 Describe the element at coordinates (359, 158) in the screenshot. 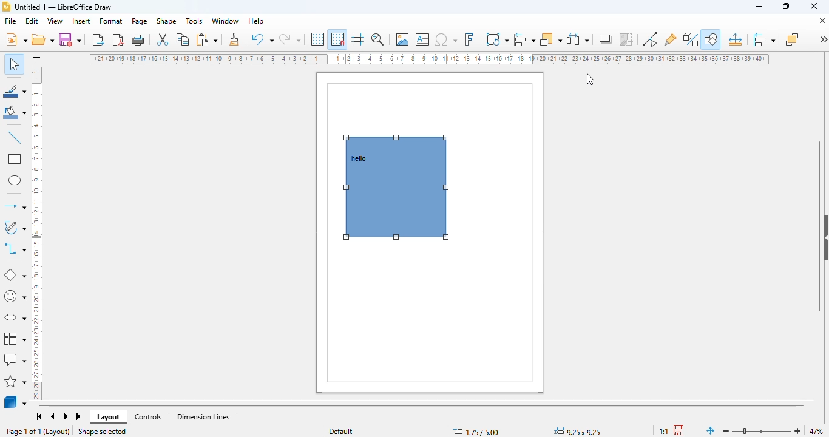

I see `text box object behind rectangle object aligned with "Arrange" tool` at that location.